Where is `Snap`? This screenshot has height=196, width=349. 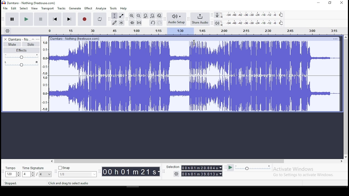
Snap is located at coordinates (77, 168).